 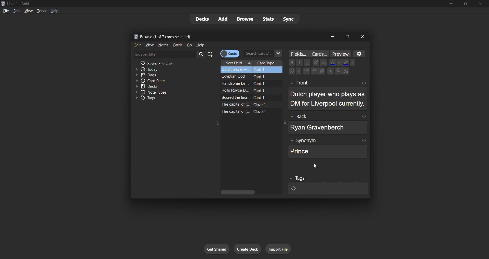 I want to click on view, so click(x=28, y=10).